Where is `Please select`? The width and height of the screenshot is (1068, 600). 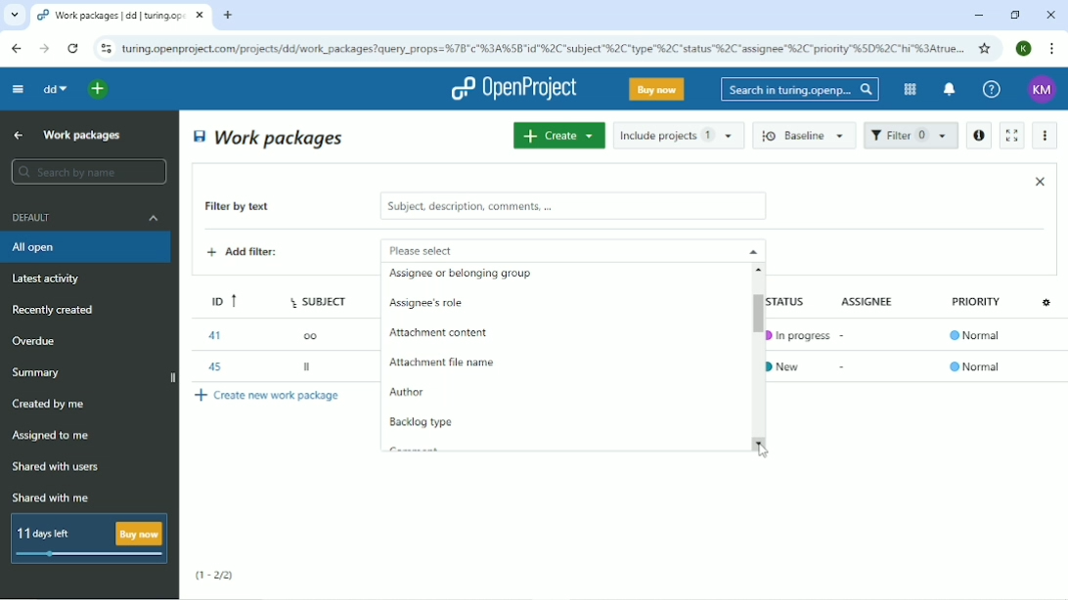 Please select is located at coordinates (546, 249).